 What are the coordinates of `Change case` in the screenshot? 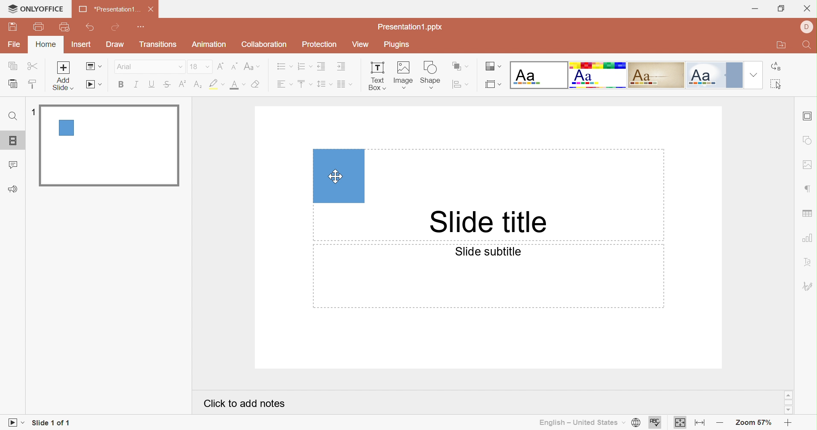 It's located at (251, 67).